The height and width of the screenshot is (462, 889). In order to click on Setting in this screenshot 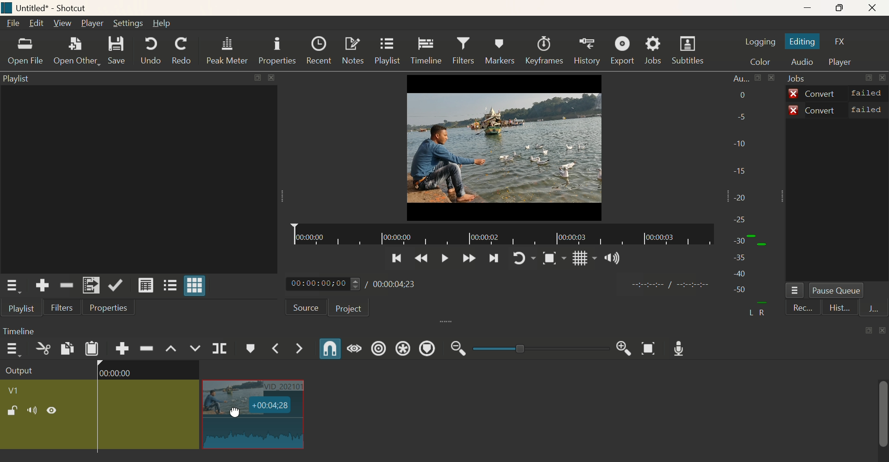, I will do `click(130, 24)`.